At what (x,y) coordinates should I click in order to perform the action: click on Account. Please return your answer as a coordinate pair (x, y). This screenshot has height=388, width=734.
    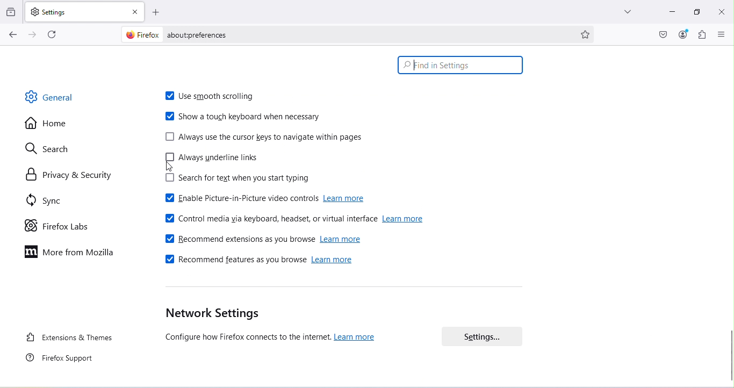
    Looking at the image, I should click on (683, 35).